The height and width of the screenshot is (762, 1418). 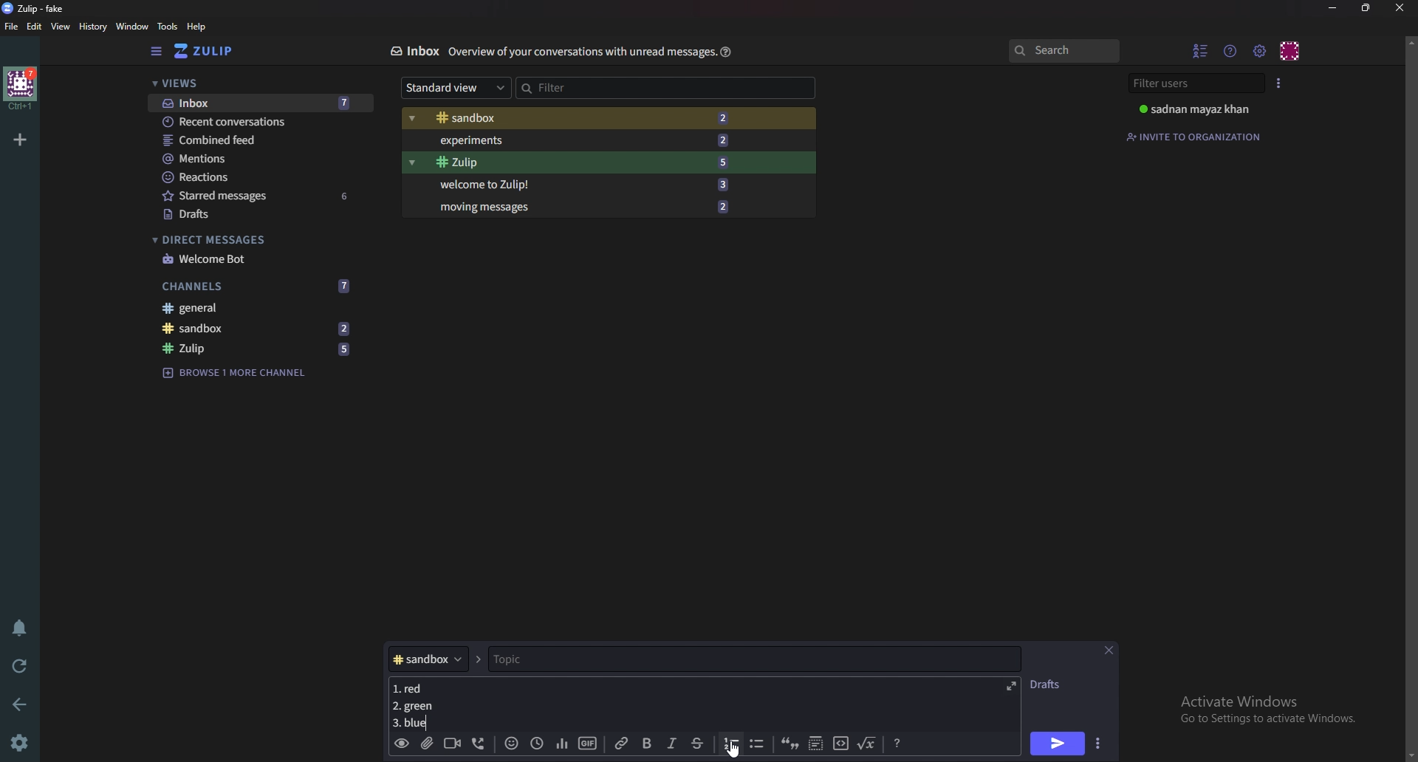 I want to click on Hide sidebar, so click(x=156, y=52).